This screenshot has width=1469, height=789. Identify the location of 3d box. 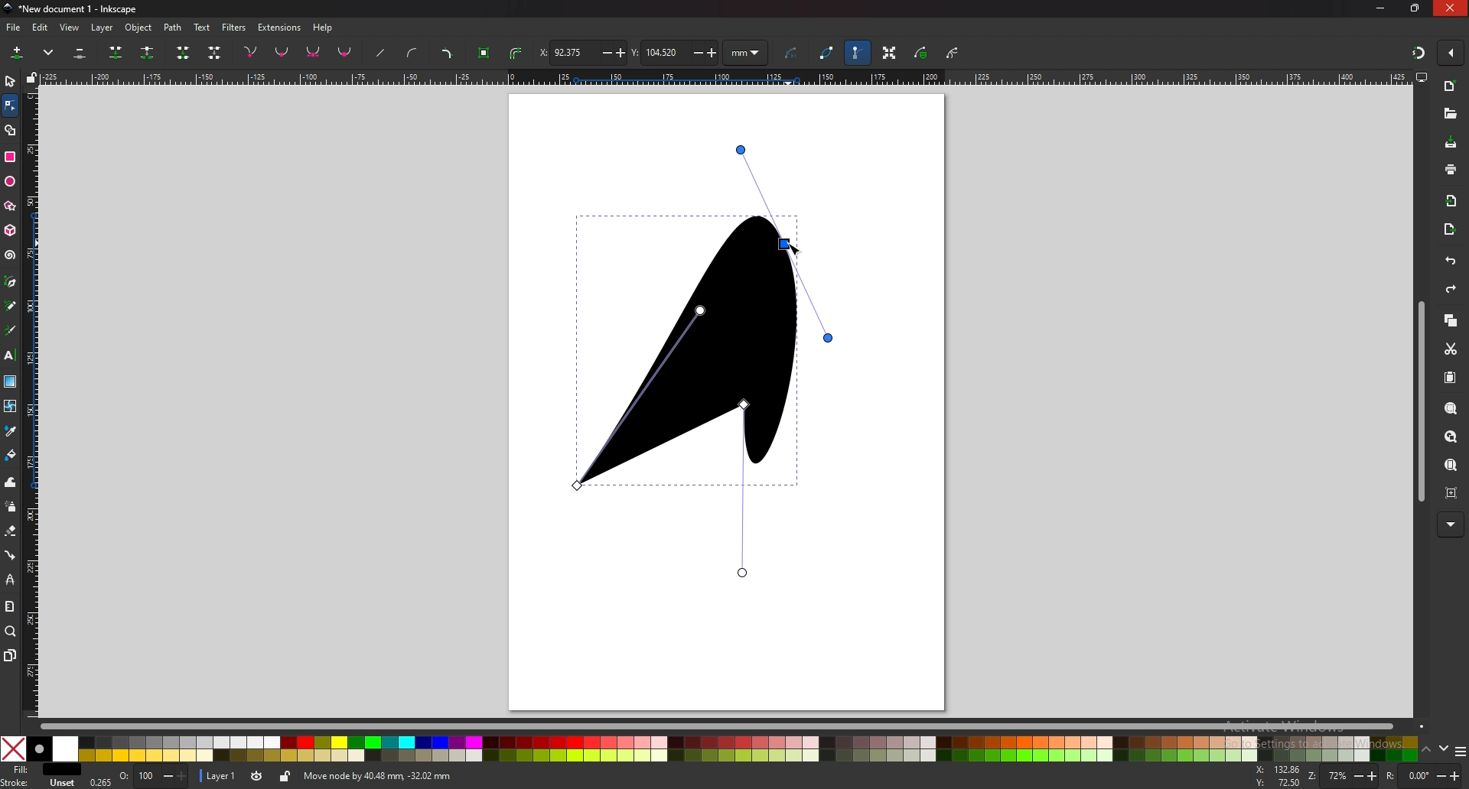
(11, 231).